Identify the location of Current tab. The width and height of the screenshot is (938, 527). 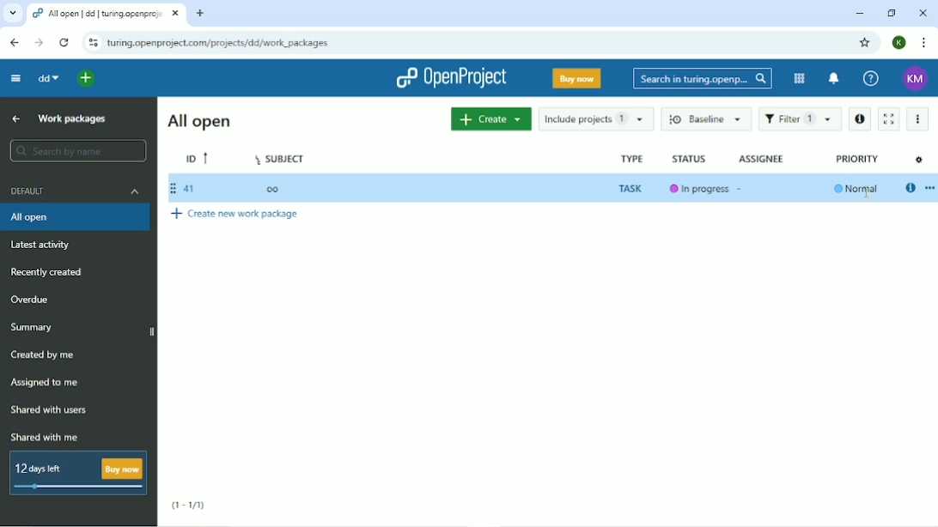
(106, 14).